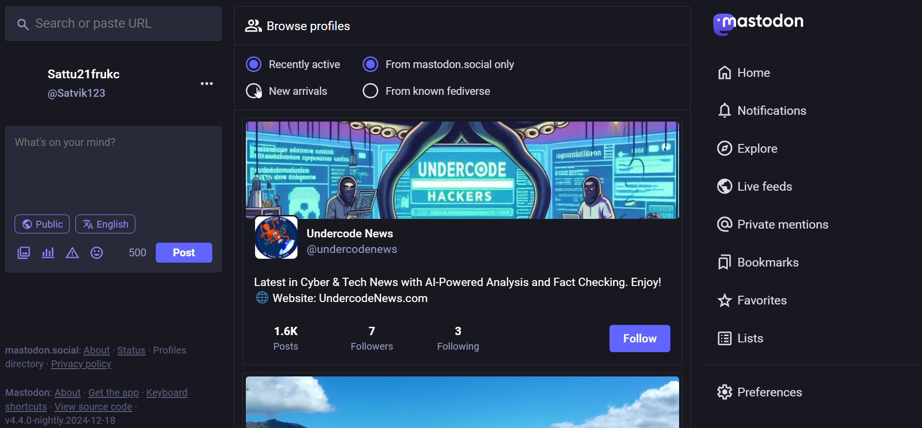 This screenshot has height=428, width=922. What do you see at coordinates (24, 364) in the screenshot?
I see `directory` at bounding box center [24, 364].